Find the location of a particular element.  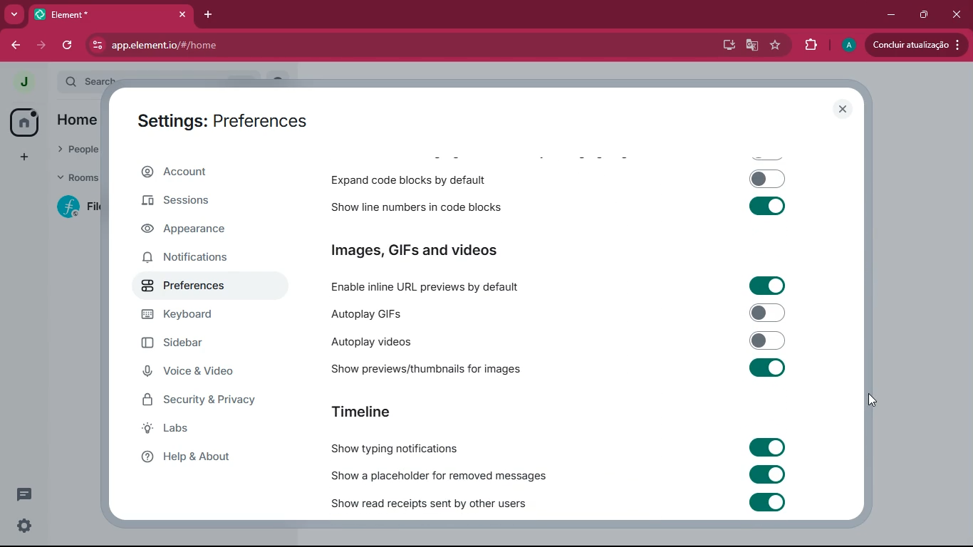

quick settings is located at coordinates (24, 525).